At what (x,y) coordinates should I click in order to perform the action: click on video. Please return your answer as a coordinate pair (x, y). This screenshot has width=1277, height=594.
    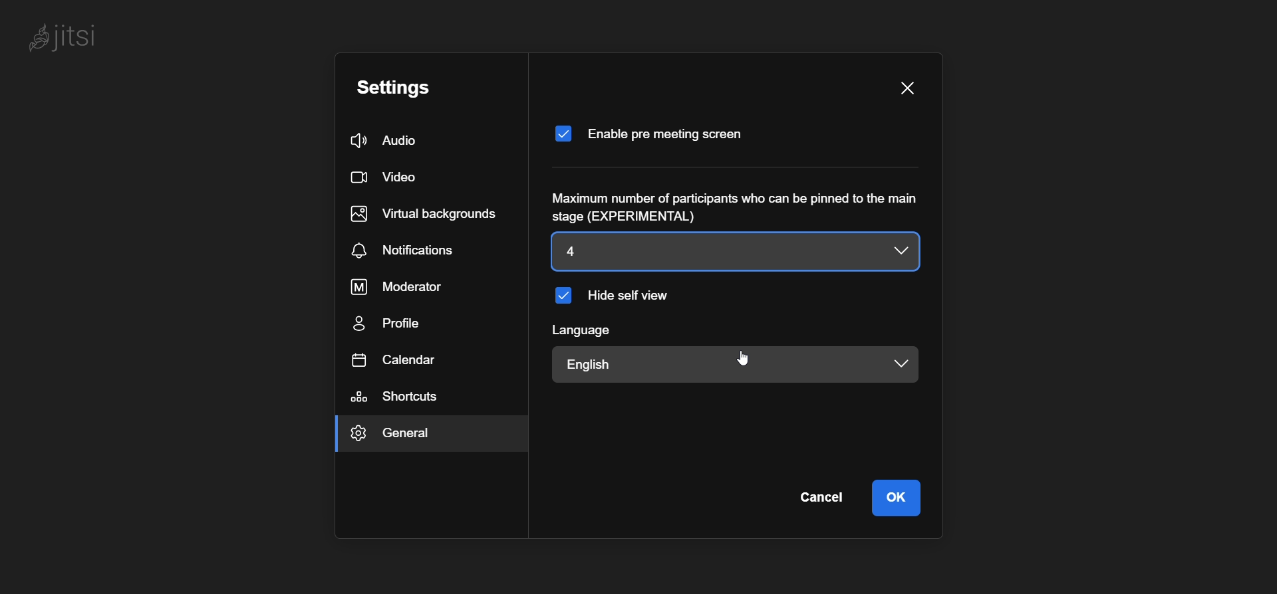
    Looking at the image, I should click on (383, 179).